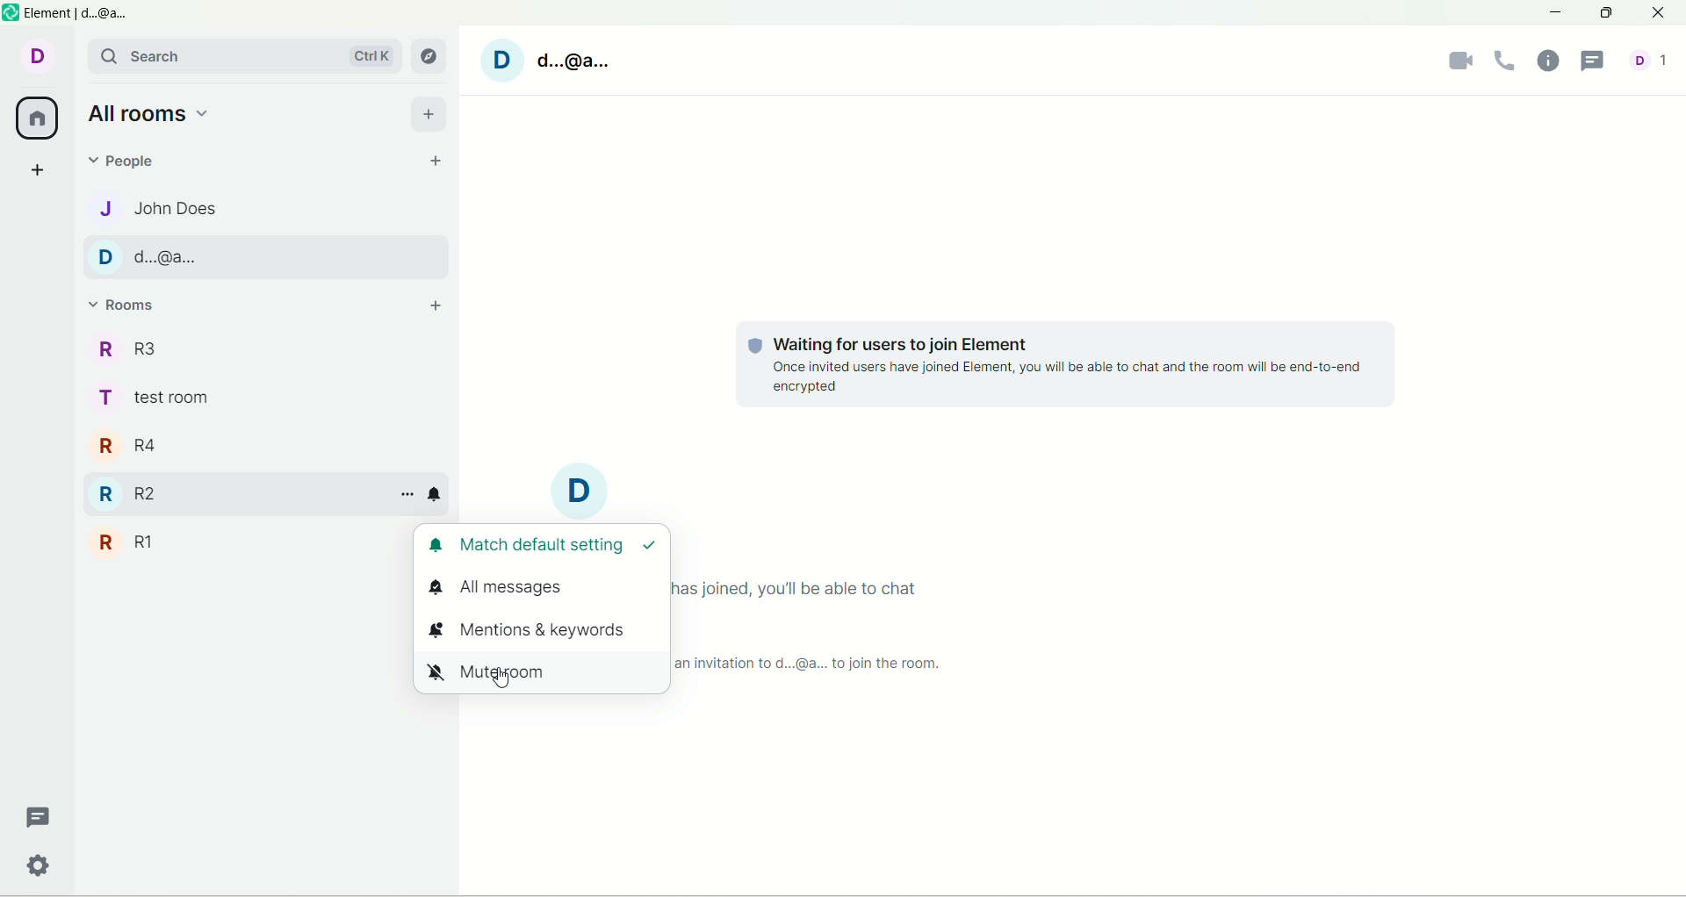 The image size is (1686, 897). What do you see at coordinates (40, 116) in the screenshot?
I see `all rooms` at bounding box center [40, 116].